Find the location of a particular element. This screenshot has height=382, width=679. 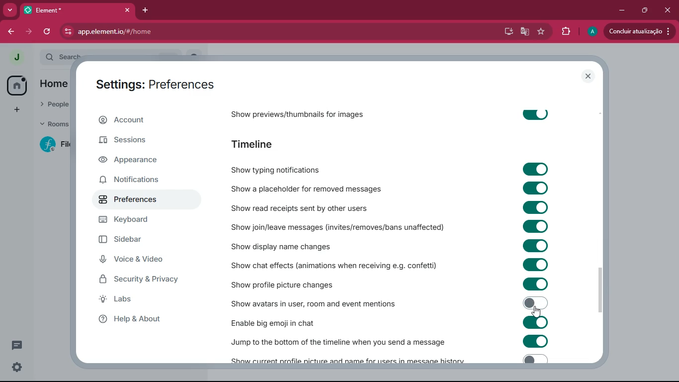

forward is located at coordinates (28, 31).